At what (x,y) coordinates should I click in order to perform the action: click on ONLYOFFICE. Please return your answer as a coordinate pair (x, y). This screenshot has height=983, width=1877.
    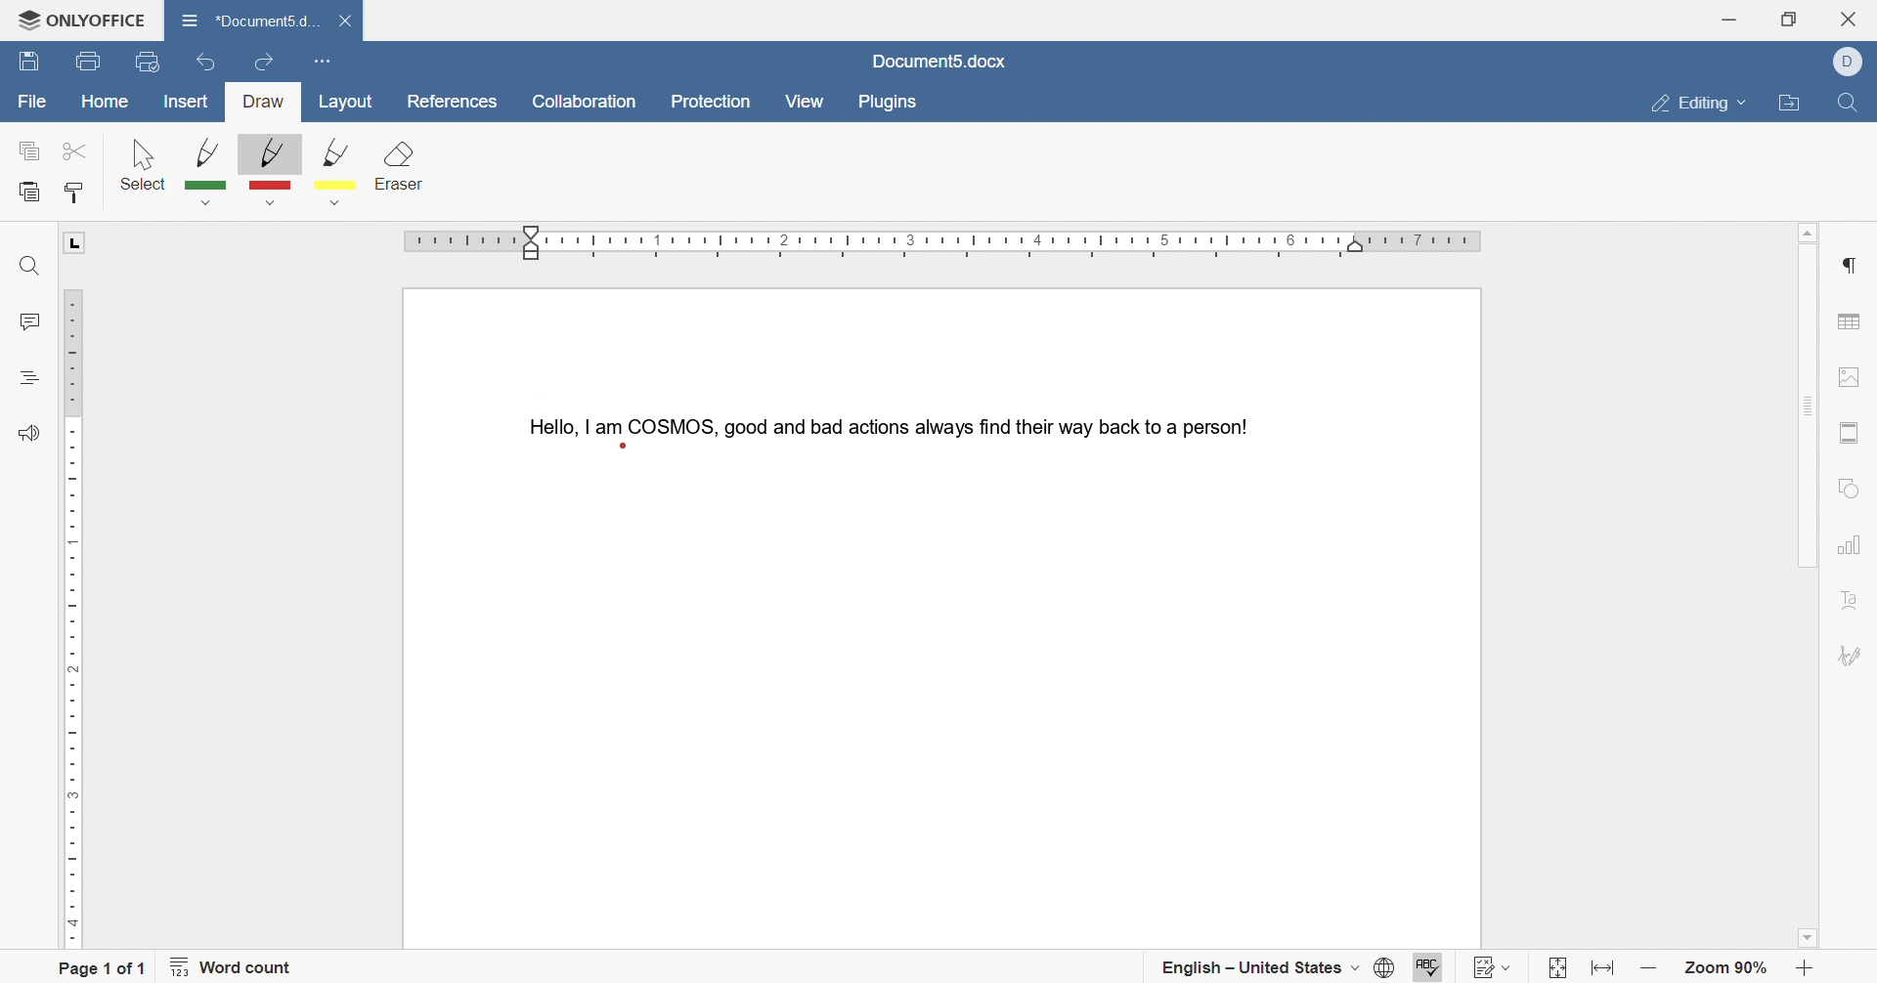
    Looking at the image, I should click on (74, 16).